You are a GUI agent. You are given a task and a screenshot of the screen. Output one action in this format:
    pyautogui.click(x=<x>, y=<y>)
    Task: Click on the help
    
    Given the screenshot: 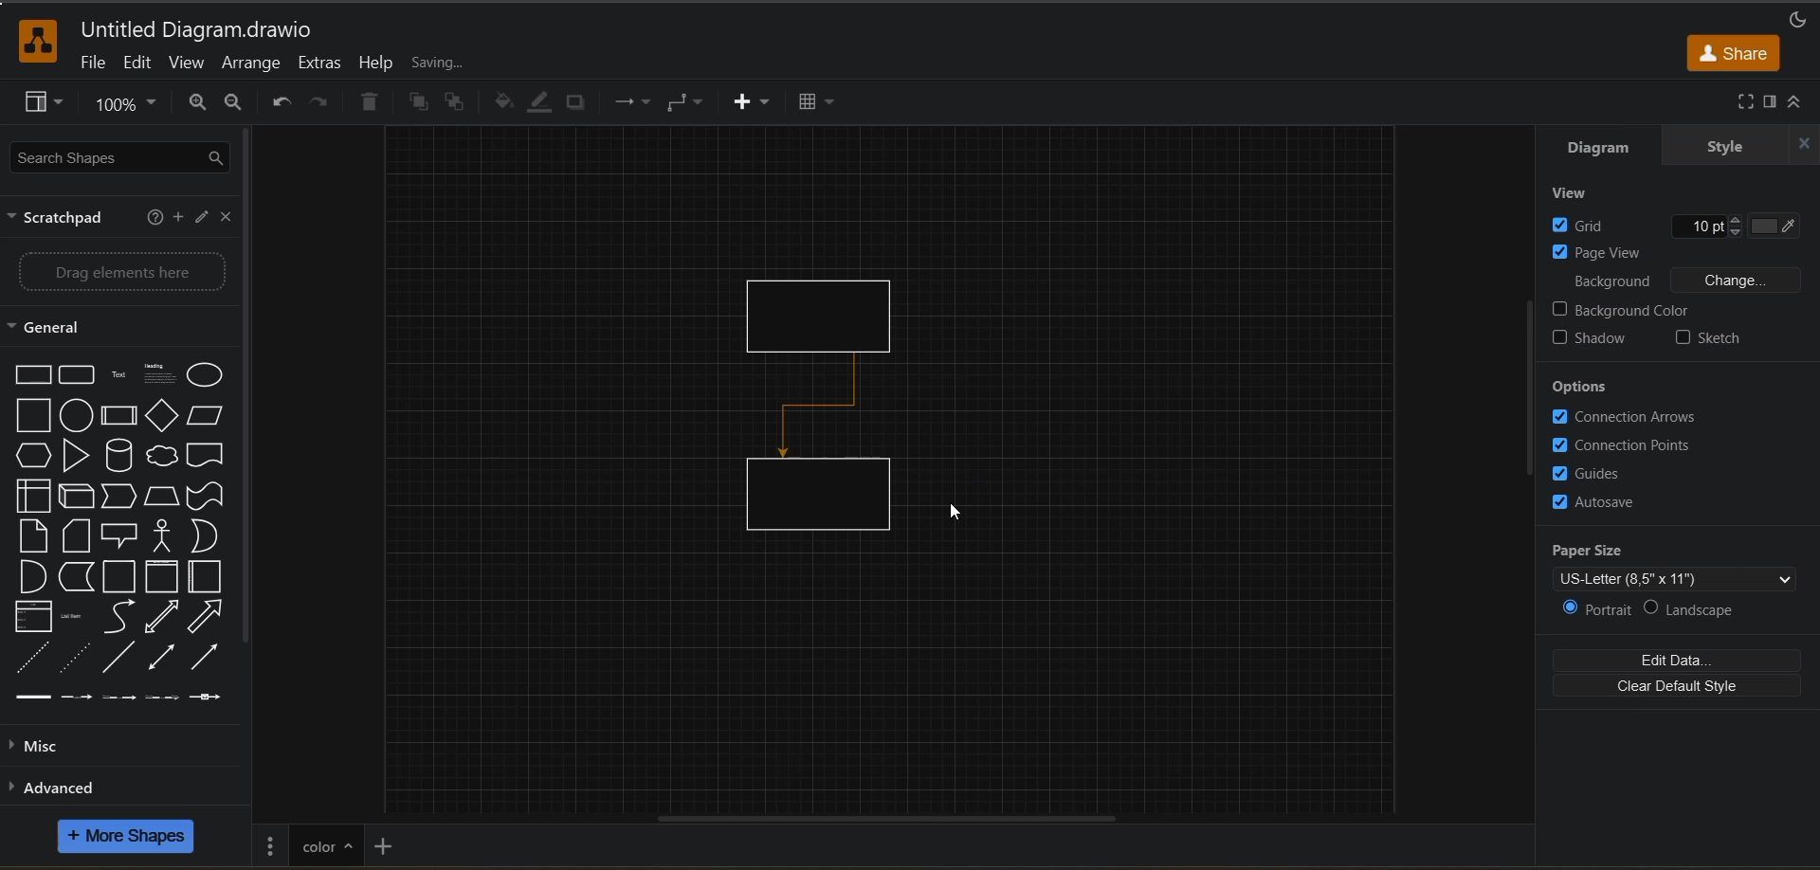 What is the action you would take?
    pyautogui.click(x=379, y=63)
    